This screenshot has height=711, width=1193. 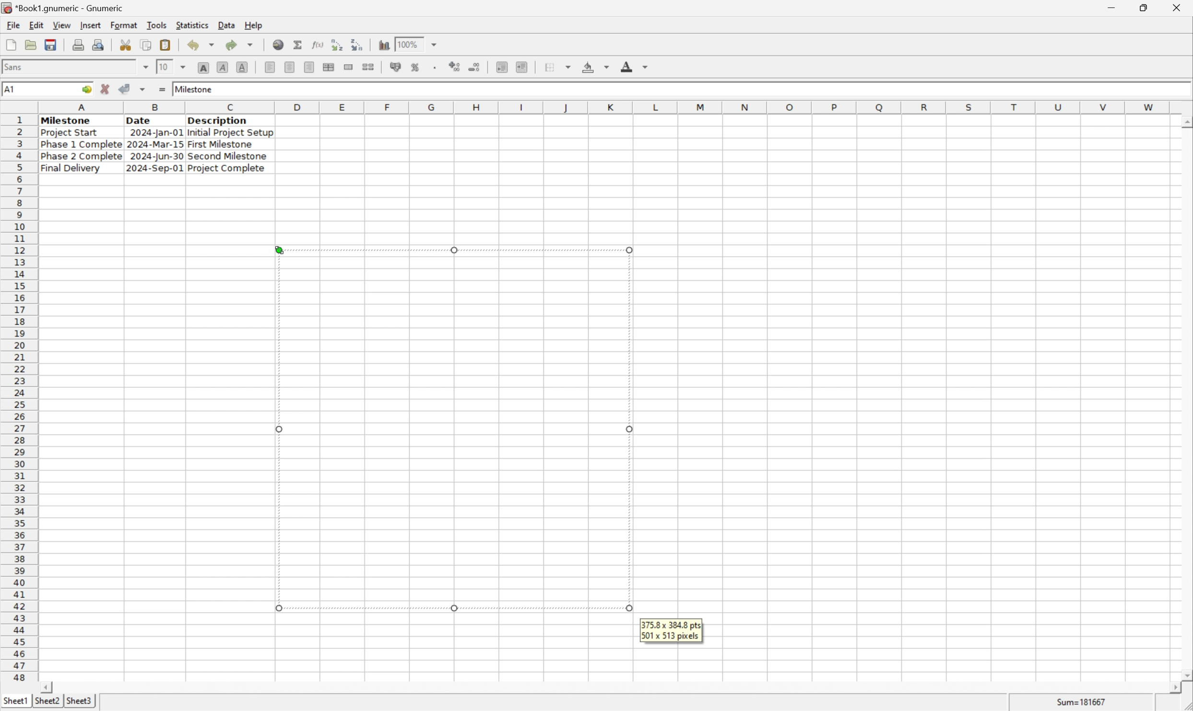 I want to click on Cursor, so click(x=279, y=247).